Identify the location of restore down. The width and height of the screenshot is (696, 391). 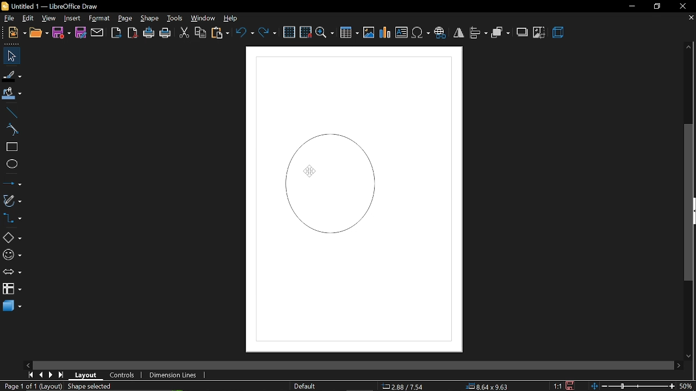
(656, 7).